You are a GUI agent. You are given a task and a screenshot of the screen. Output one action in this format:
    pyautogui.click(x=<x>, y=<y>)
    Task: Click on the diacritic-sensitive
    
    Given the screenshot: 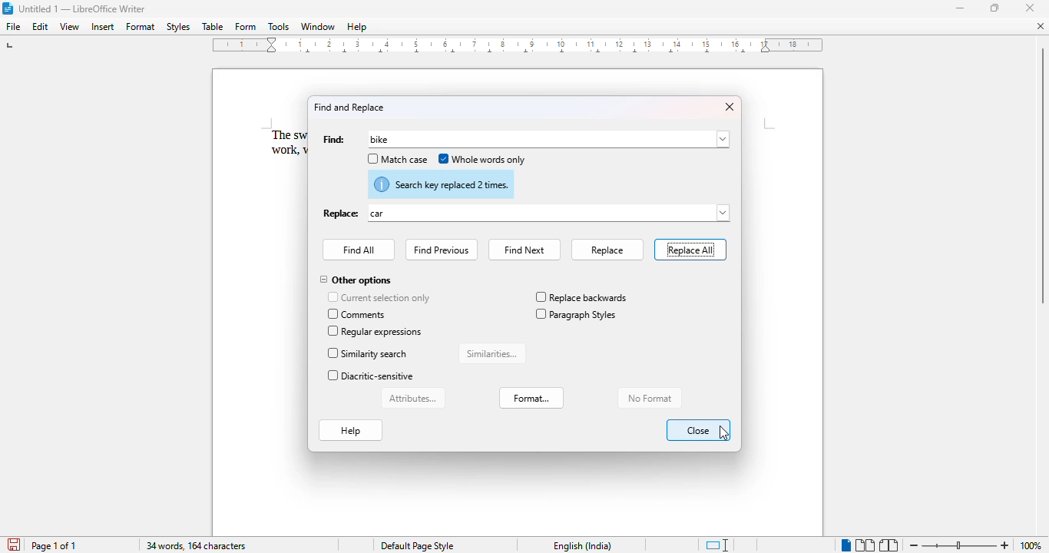 What is the action you would take?
    pyautogui.click(x=371, y=376)
    